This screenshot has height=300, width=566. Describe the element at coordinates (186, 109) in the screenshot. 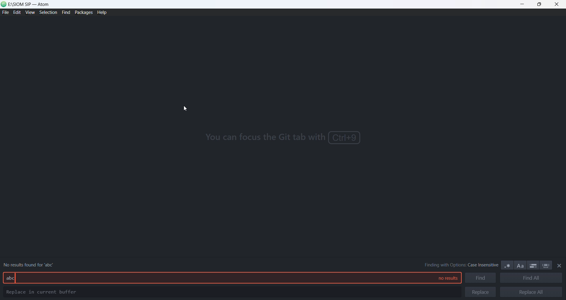

I see `cursor` at that location.